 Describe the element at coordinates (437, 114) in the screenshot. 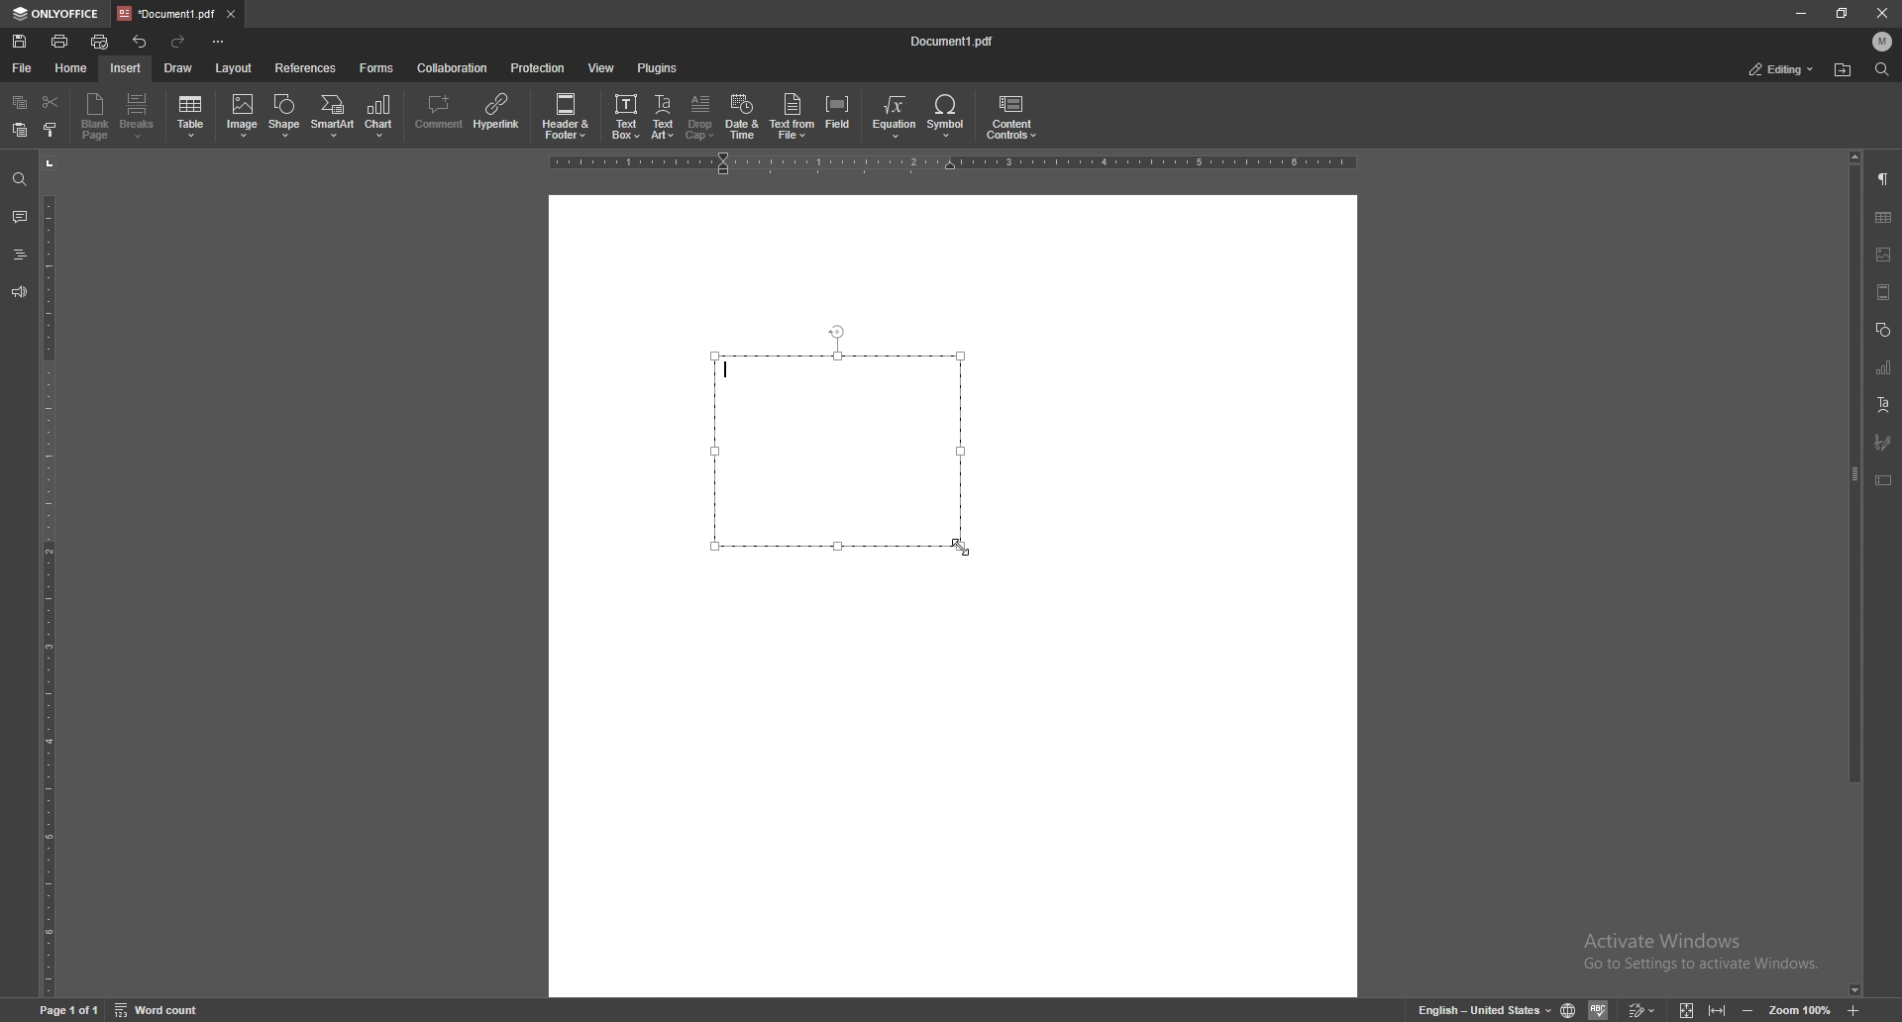

I see `comment` at that location.